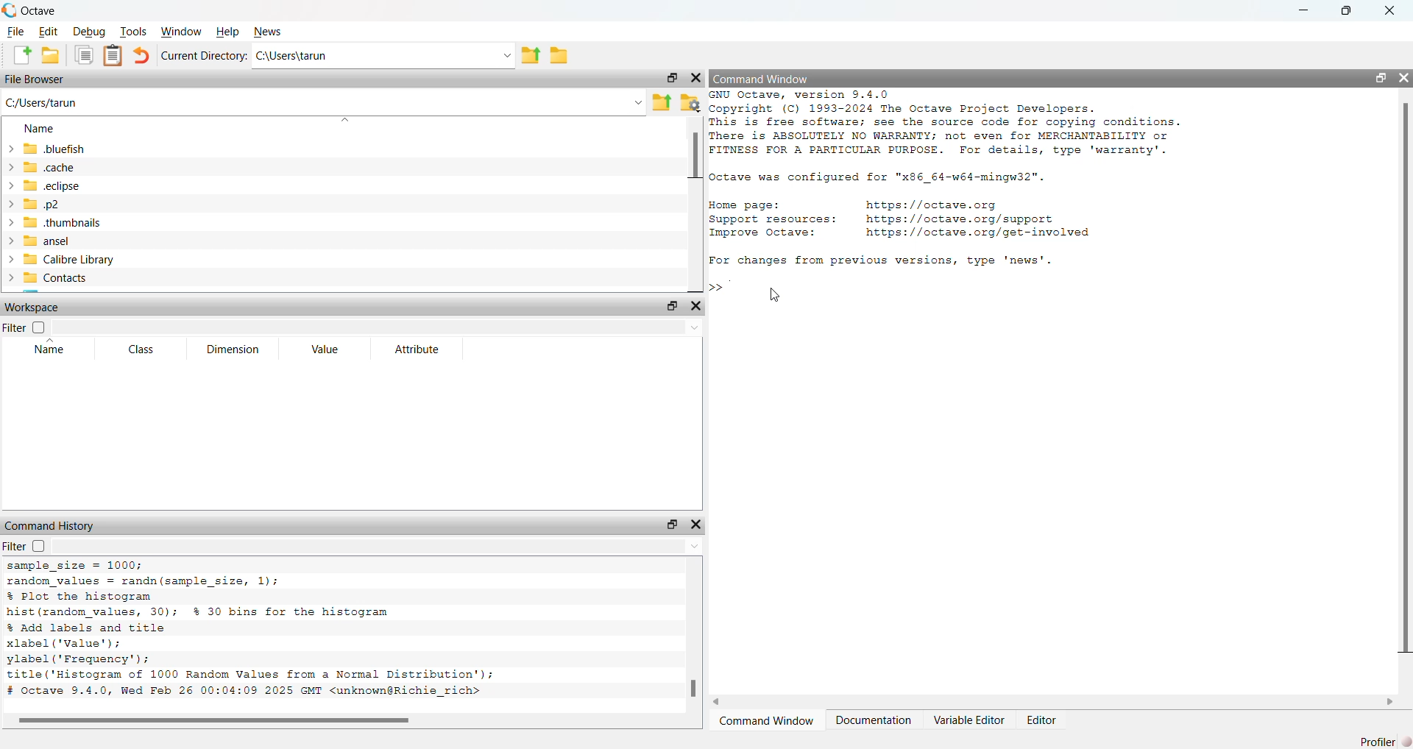  I want to click on Attribute, so click(418, 349).